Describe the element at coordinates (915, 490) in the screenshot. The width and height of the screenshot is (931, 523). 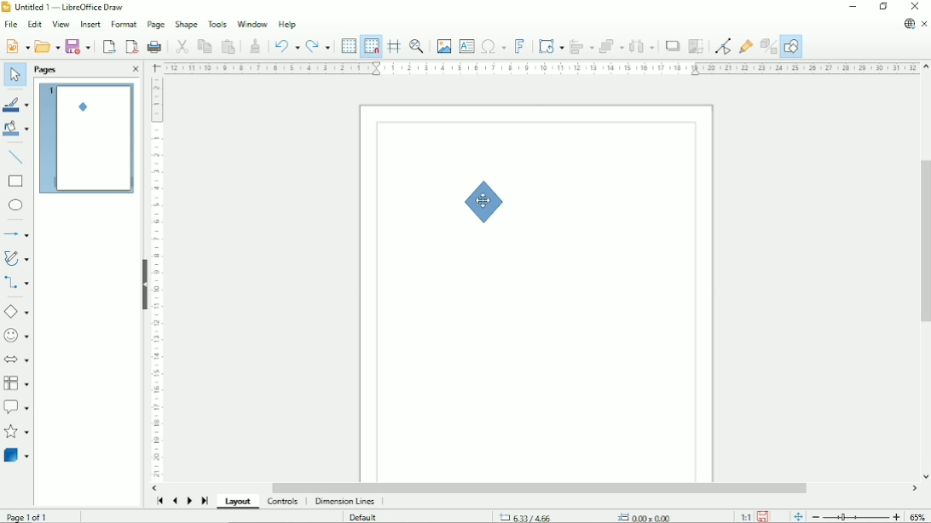
I see `Horizontal scroll button` at that location.